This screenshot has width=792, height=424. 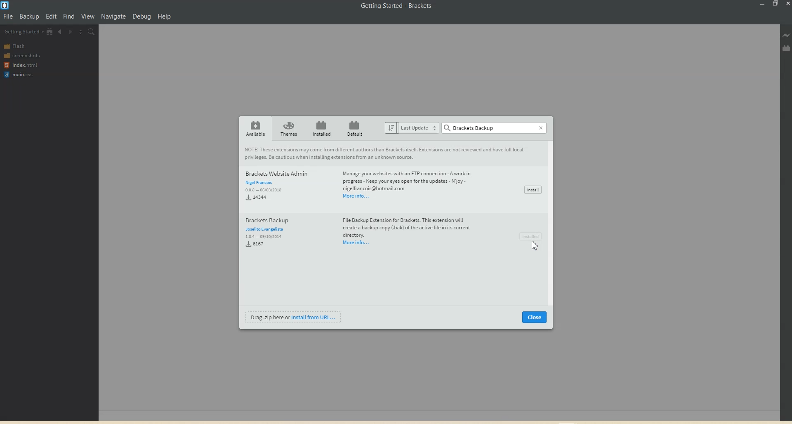 I want to click on View, so click(x=89, y=16).